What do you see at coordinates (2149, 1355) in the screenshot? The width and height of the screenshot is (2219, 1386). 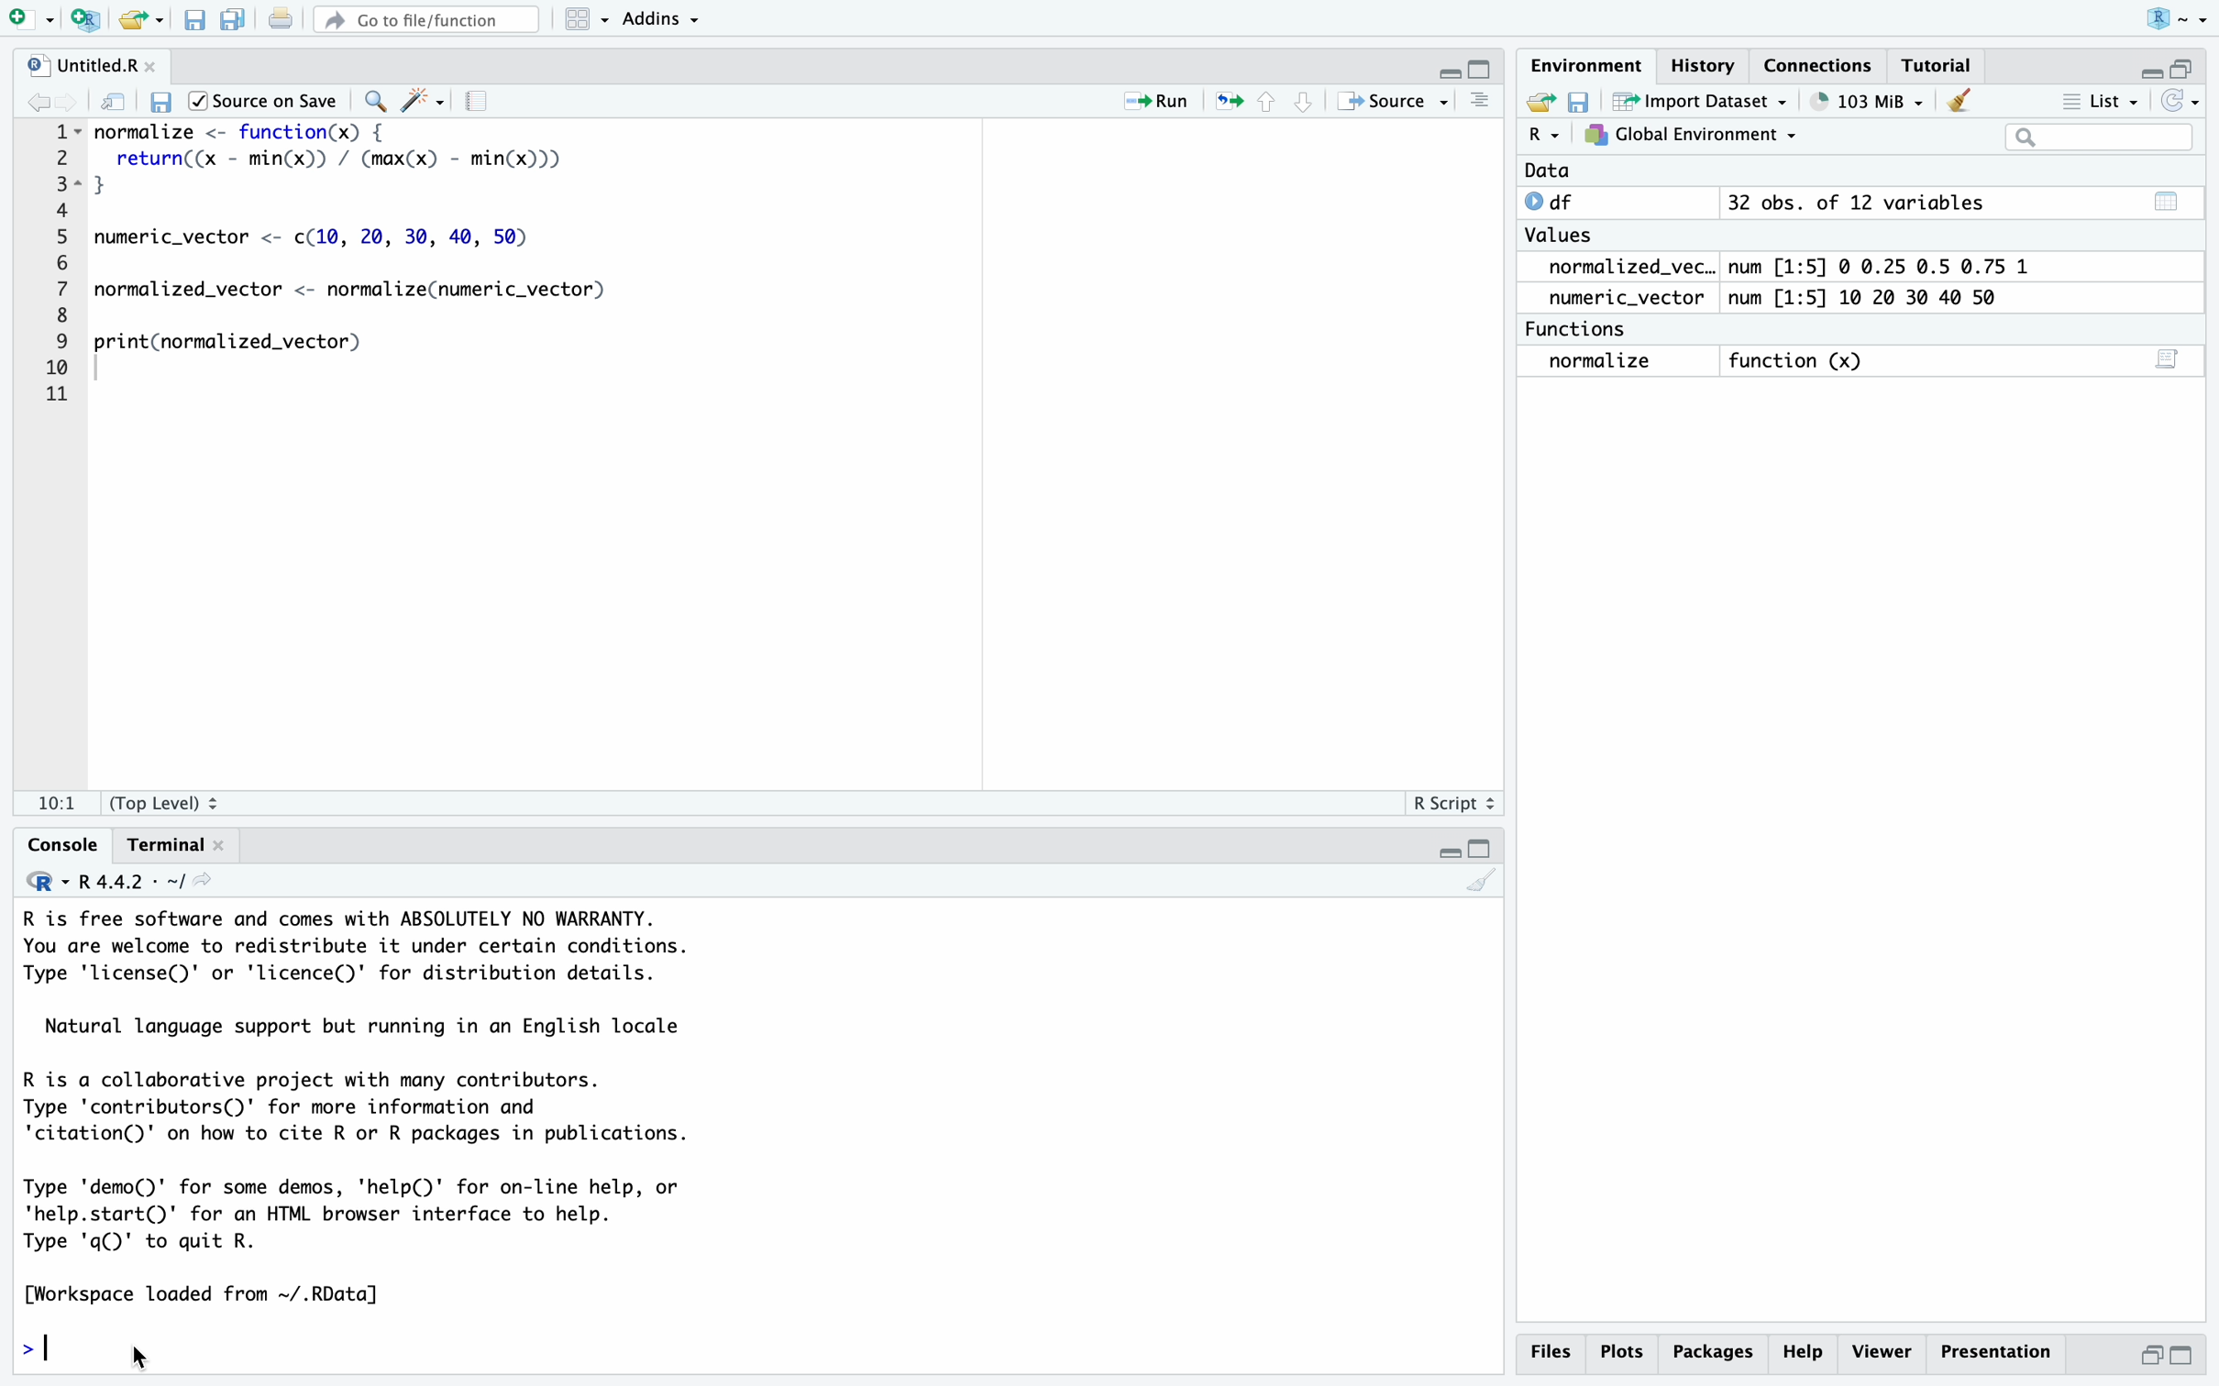 I see `Minimize` at bounding box center [2149, 1355].